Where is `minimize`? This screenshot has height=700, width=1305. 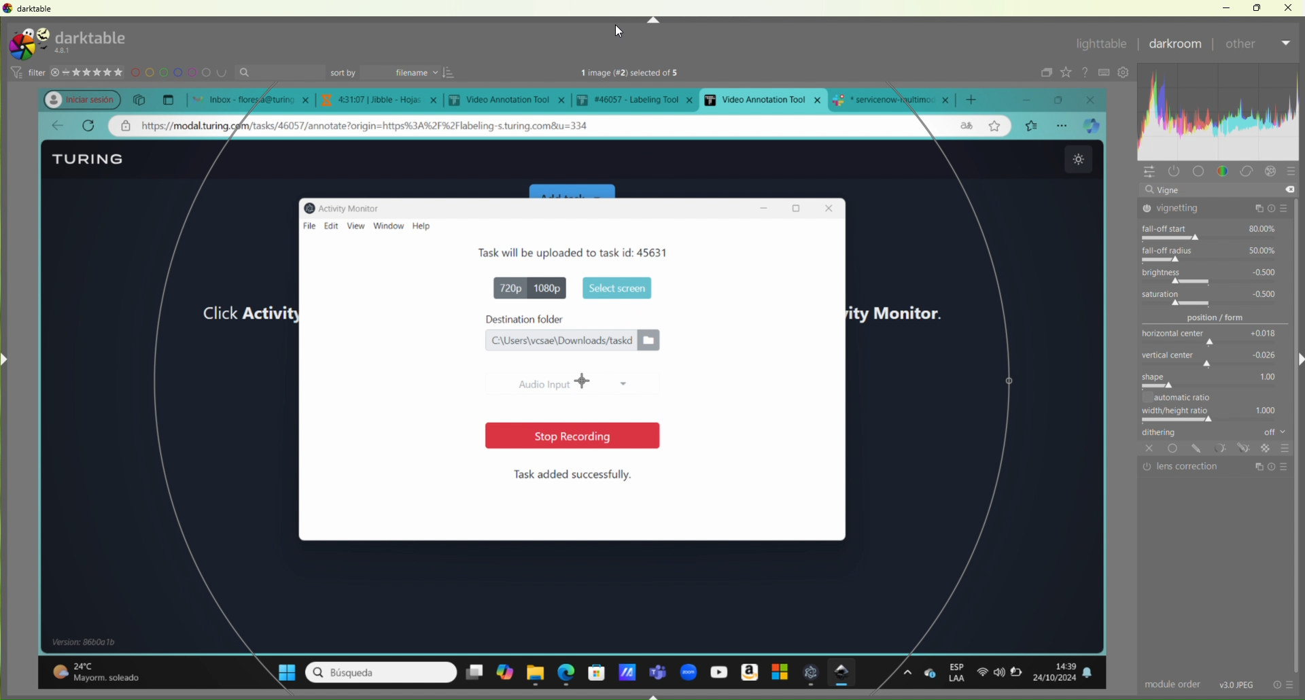 minimize is located at coordinates (1035, 99).